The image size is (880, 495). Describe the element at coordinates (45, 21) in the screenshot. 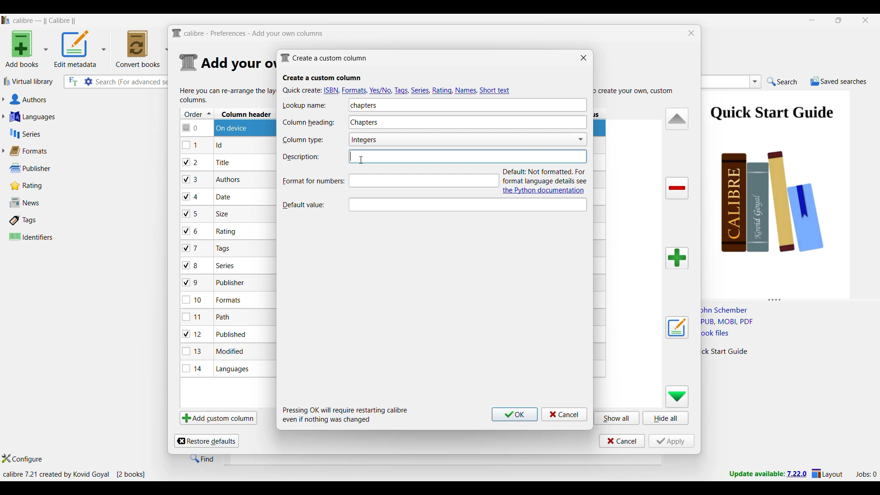

I see `Software name` at that location.